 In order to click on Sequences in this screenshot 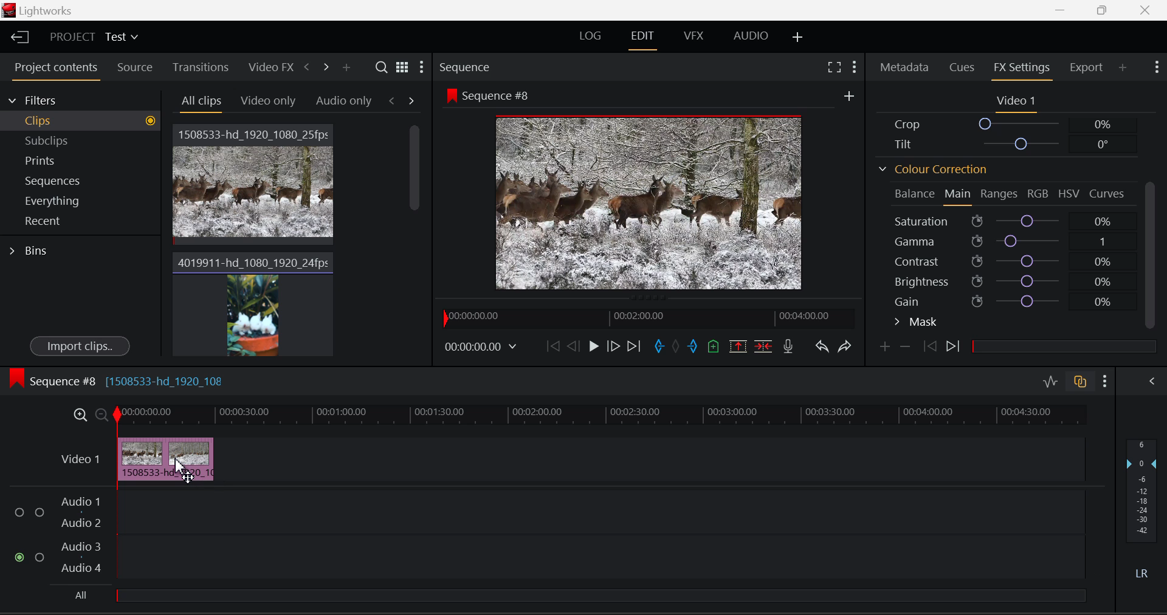, I will do `click(86, 181)`.